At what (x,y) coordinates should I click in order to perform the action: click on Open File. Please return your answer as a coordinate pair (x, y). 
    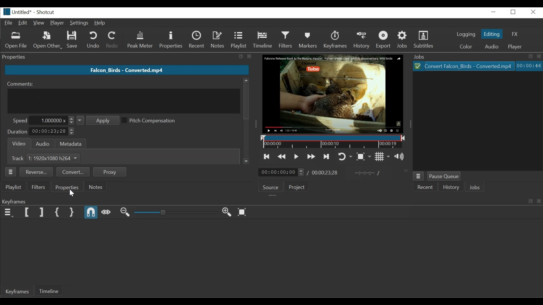
    Looking at the image, I should click on (17, 41).